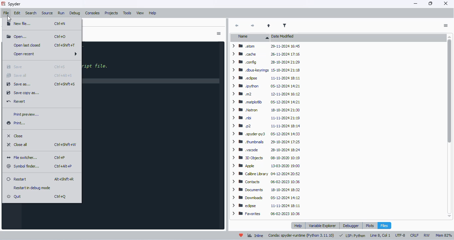  I want to click on print preview, so click(24, 114).